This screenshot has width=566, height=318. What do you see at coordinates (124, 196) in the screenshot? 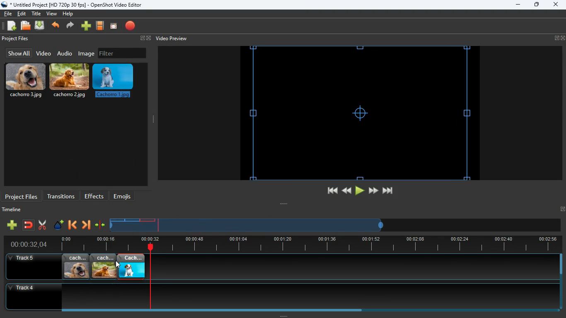
I see `emojis` at bounding box center [124, 196].